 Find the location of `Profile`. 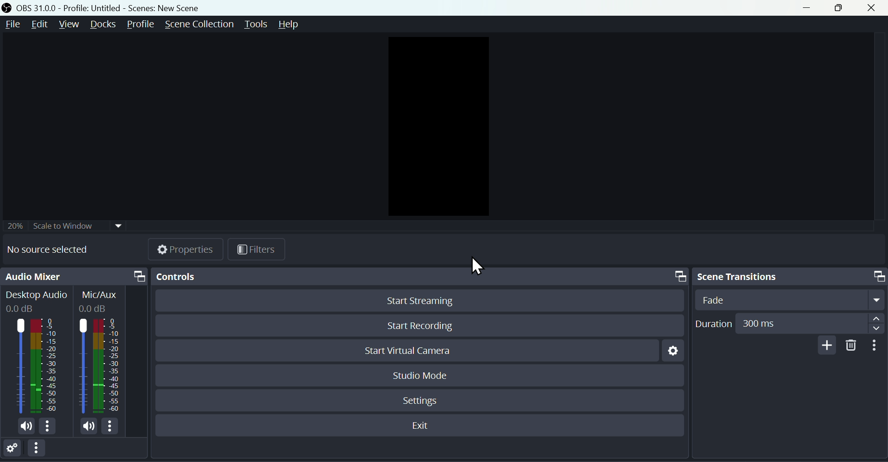

Profile is located at coordinates (143, 24).